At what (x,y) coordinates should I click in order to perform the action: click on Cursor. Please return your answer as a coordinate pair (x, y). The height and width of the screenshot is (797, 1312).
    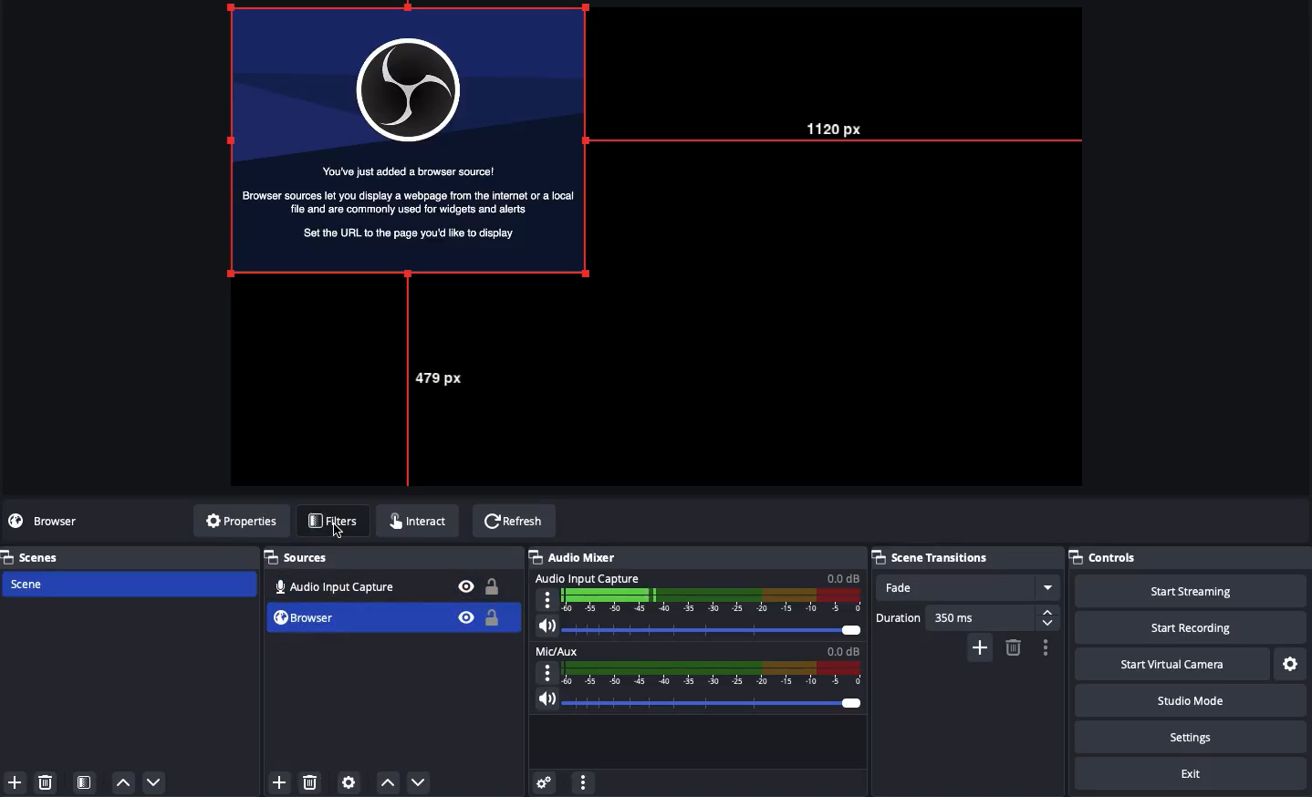
    Looking at the image, I should click on (338, 532).